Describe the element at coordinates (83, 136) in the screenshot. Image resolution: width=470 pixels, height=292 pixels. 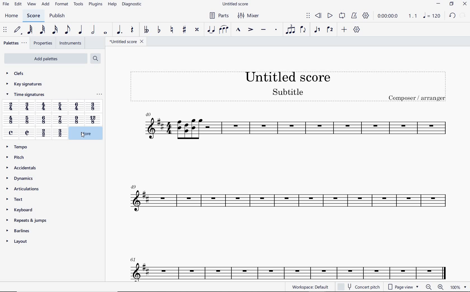
I see `cursor` at that location.